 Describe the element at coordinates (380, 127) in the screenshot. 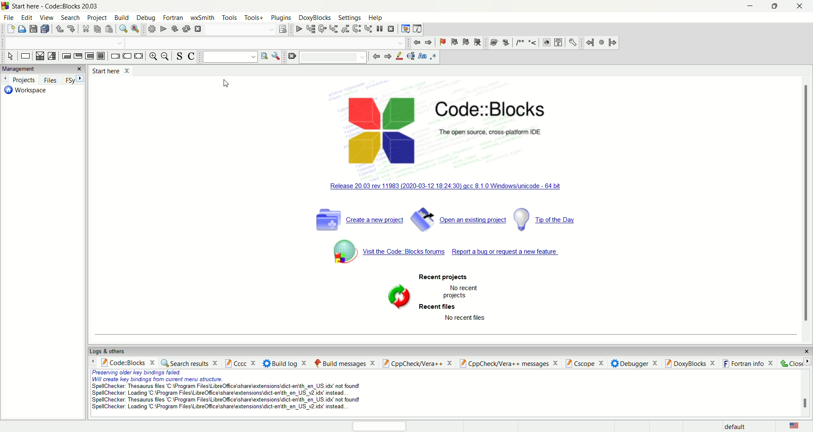

I see `logo` at that location.